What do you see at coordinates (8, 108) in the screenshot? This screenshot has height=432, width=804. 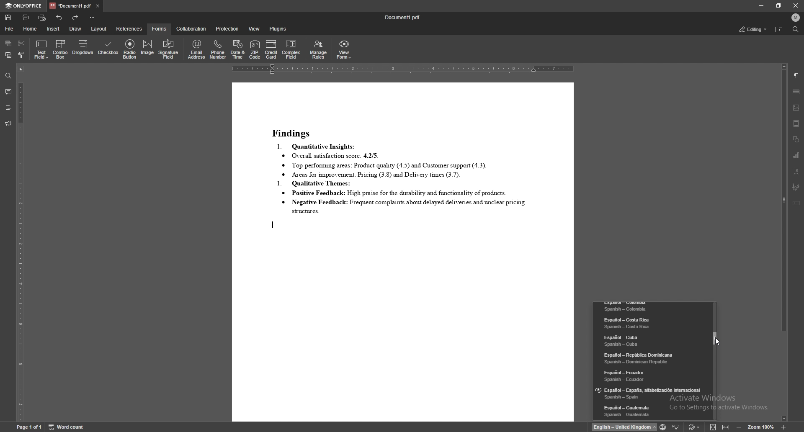 I see `headings` at bounding box center [8, 108].